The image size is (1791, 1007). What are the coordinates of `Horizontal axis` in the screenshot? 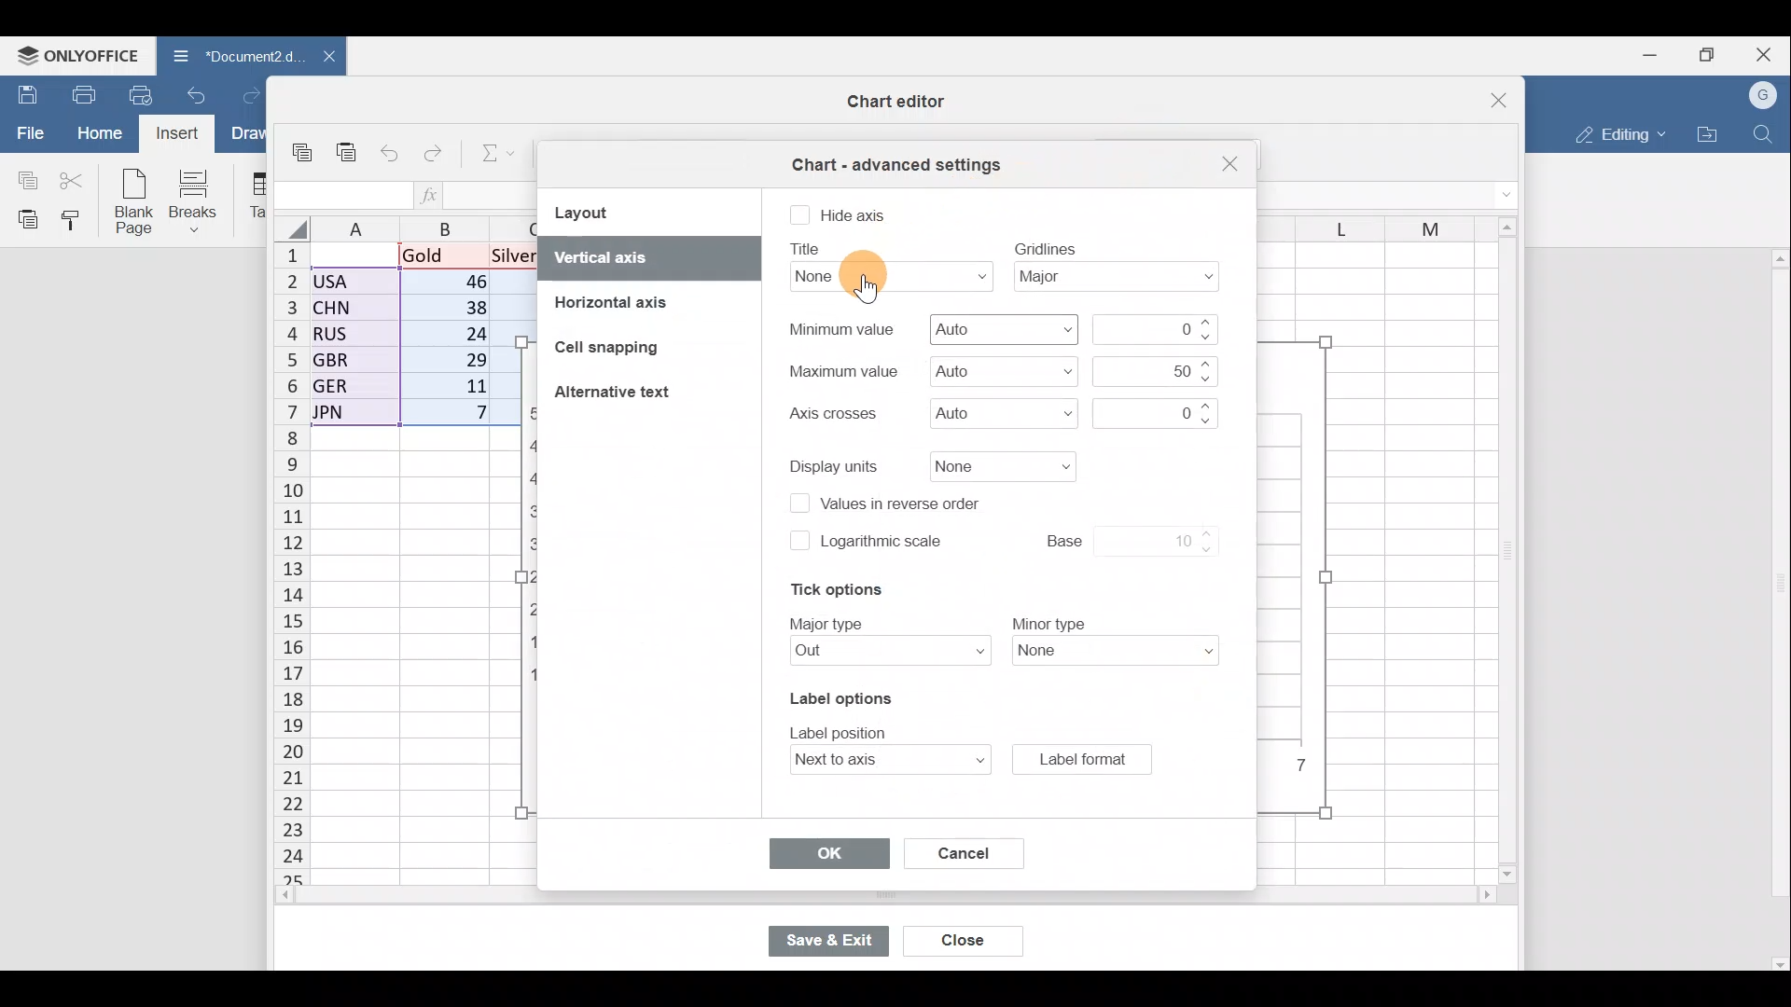 It's located at (619, 298).